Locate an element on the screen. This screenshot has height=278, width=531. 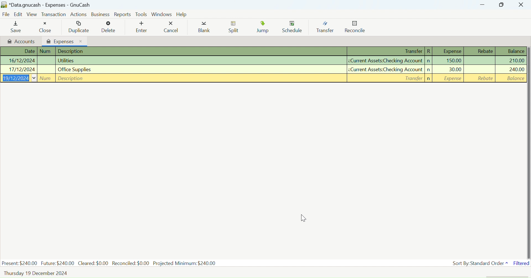
Help is located at coordinates (183, 14).